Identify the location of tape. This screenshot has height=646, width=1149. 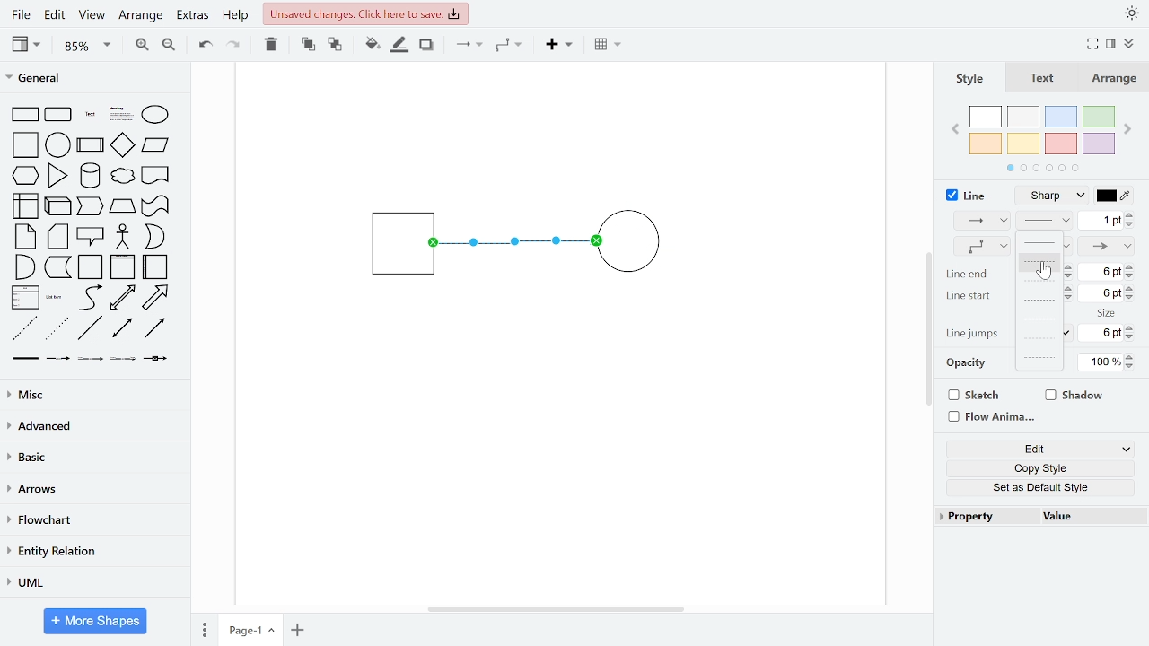
(153, 206).